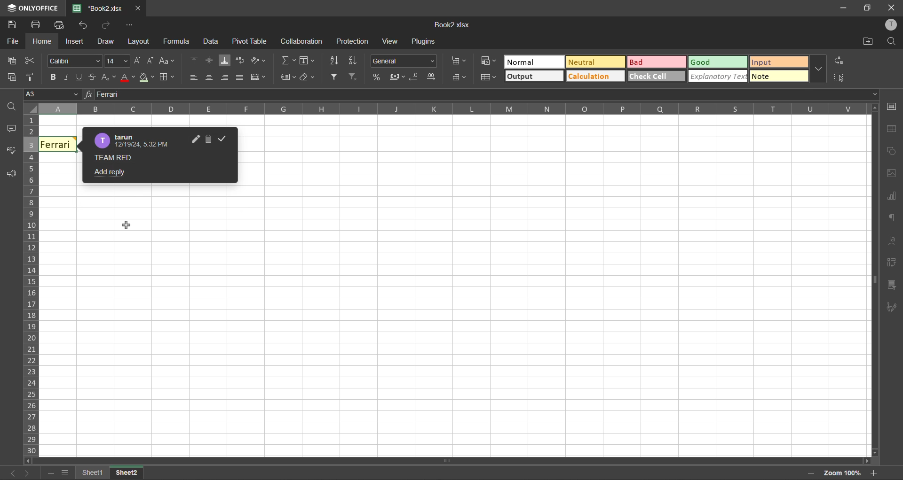 This screenshot has width=903, height=480. What do you see at coordinates (717, 77) in the screenshot?
I see `explanatory text` at bounding box center [717, 77].